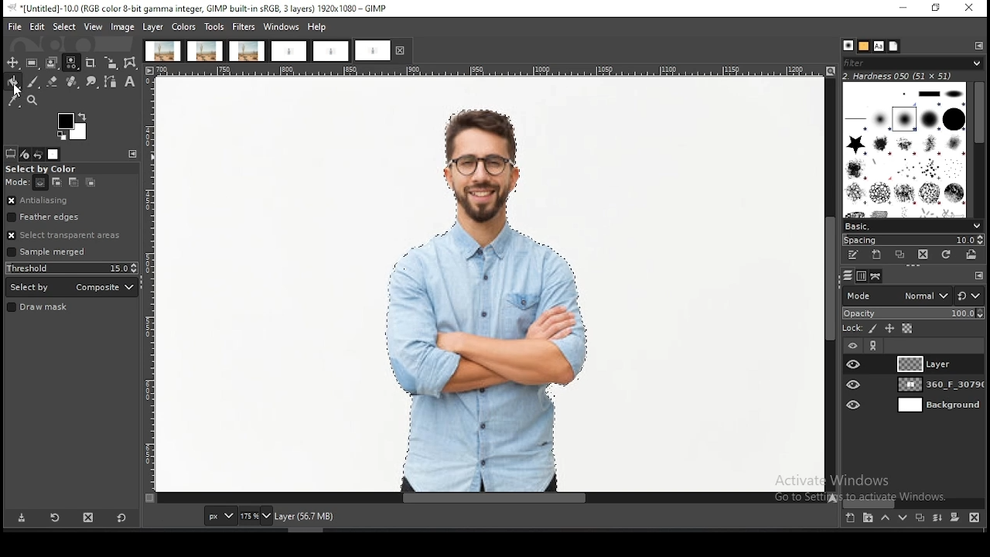 This screenshot has width=990, height=557. I want to click on project tab, so click(383, 50).